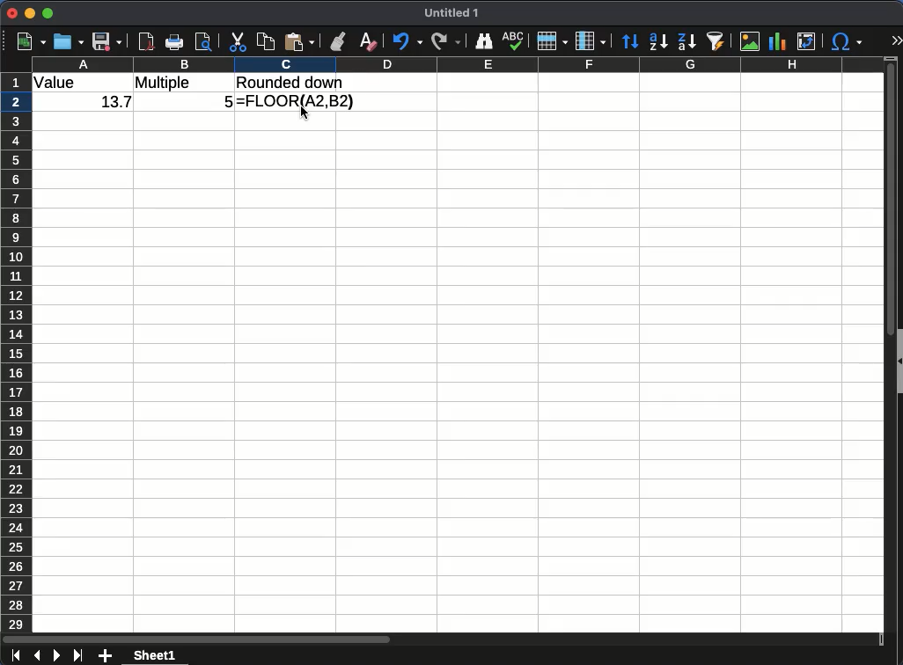 The height and width of the screenshot is (665, 903). What do you see at coordinates (225, 99) in the screenshot?
I see `5` at bounding box center [225, 99].